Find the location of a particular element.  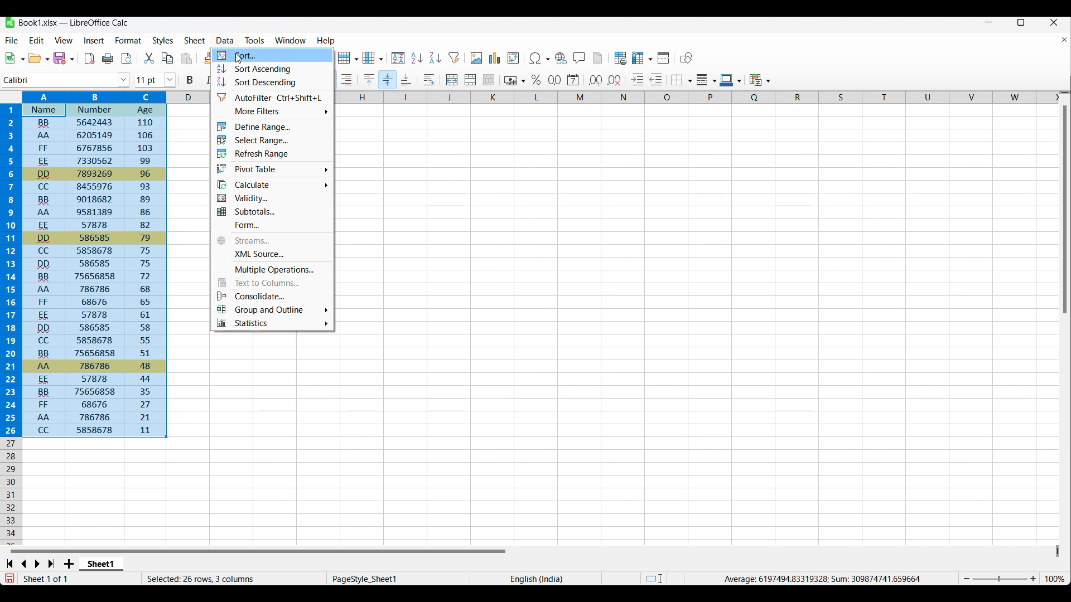

Current language is located at coordinates (535, 578).